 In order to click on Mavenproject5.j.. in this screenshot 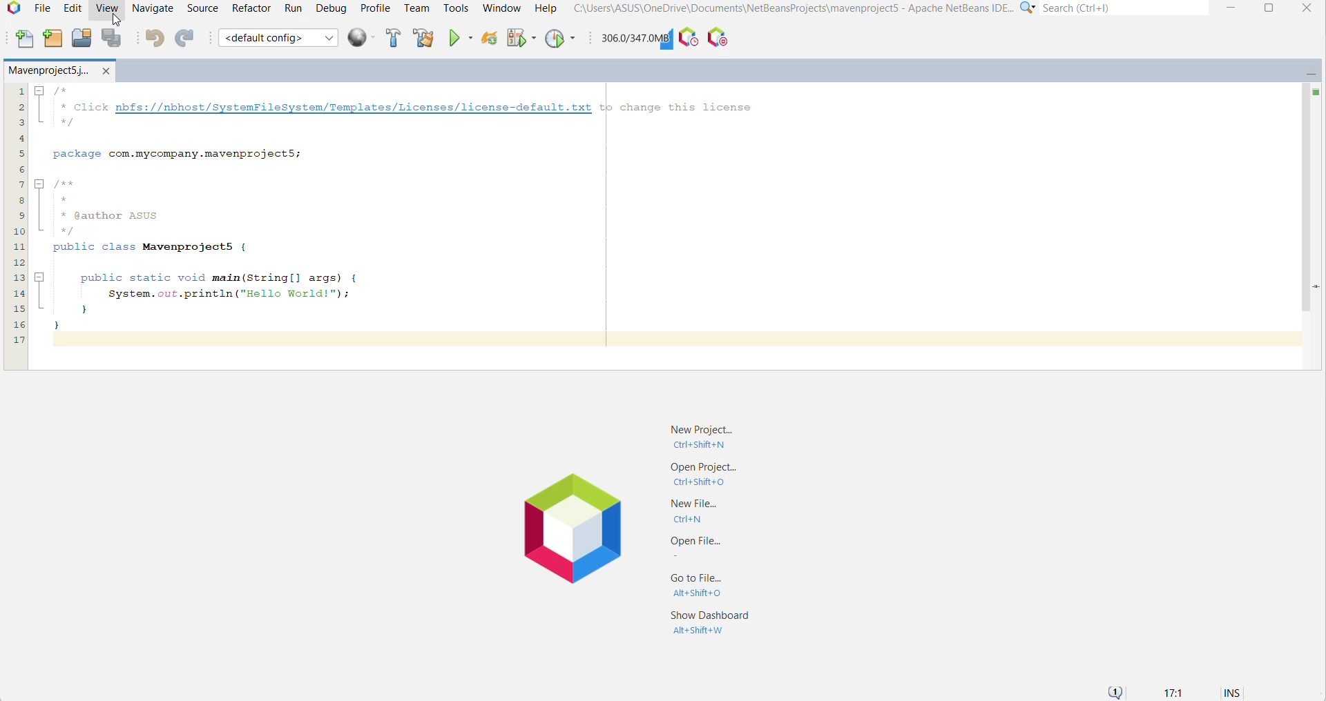, I will do `click(47, 70)`.